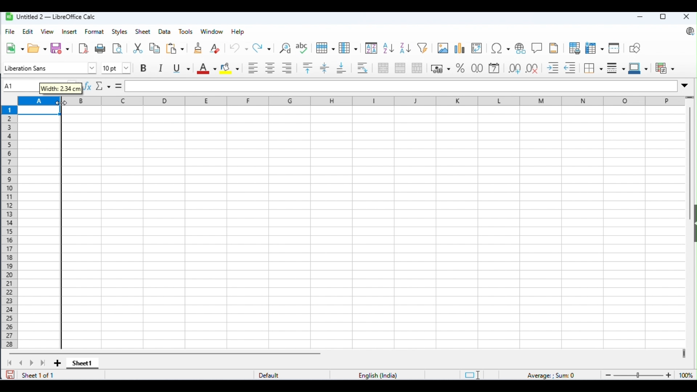  What do you see at coordinates (495, 69) in the screenshot?
I see `format as date` at bounding box center [495, 69].